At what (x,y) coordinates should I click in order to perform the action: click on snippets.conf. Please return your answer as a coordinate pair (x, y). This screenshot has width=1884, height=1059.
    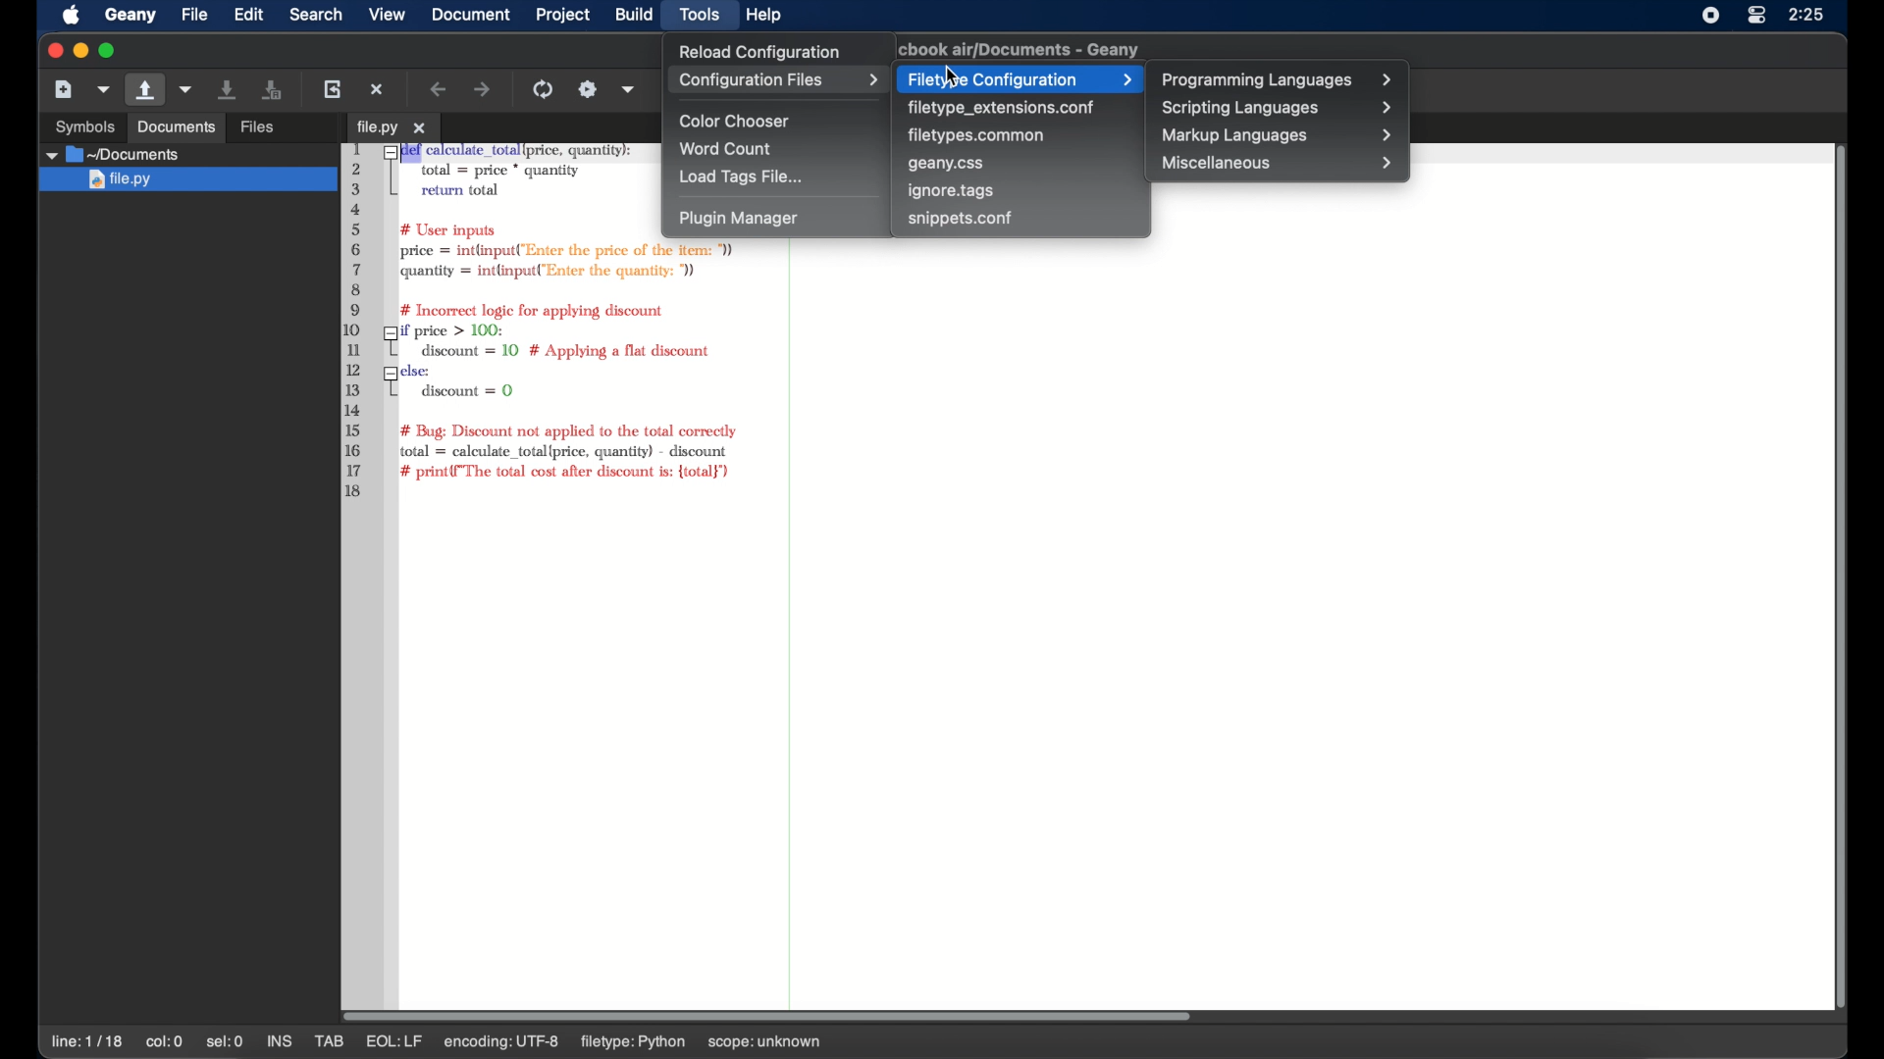
    Looking at the image, I should click on (961, 218).